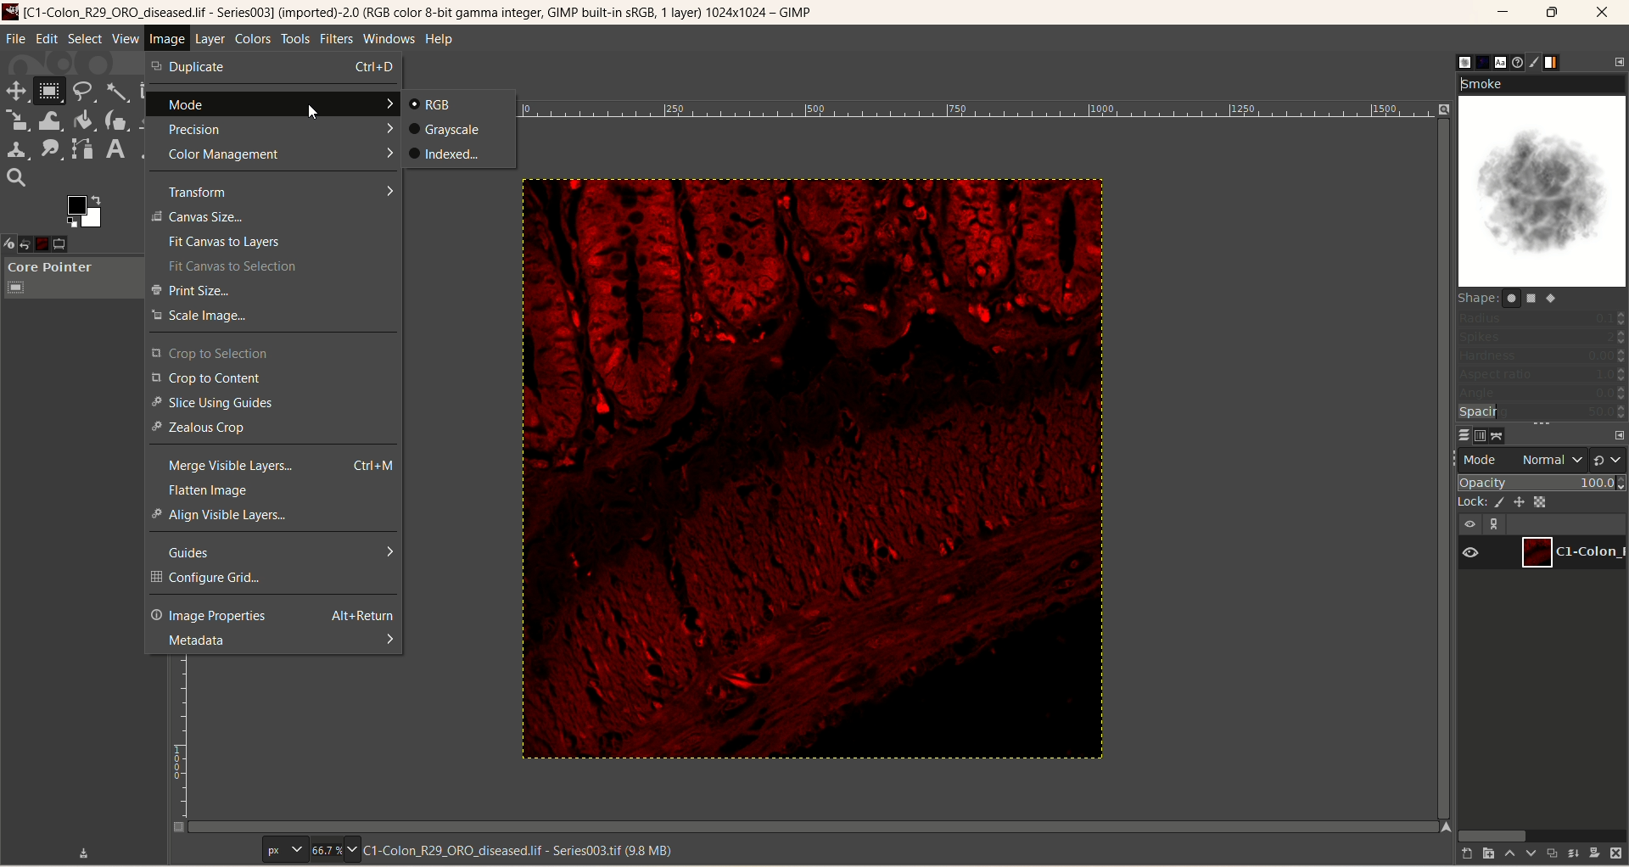  What do you see at coordinates (1467, 855) in the screenshot?
I see `create a new layer with last used values` at bounding box center [1467, 855].